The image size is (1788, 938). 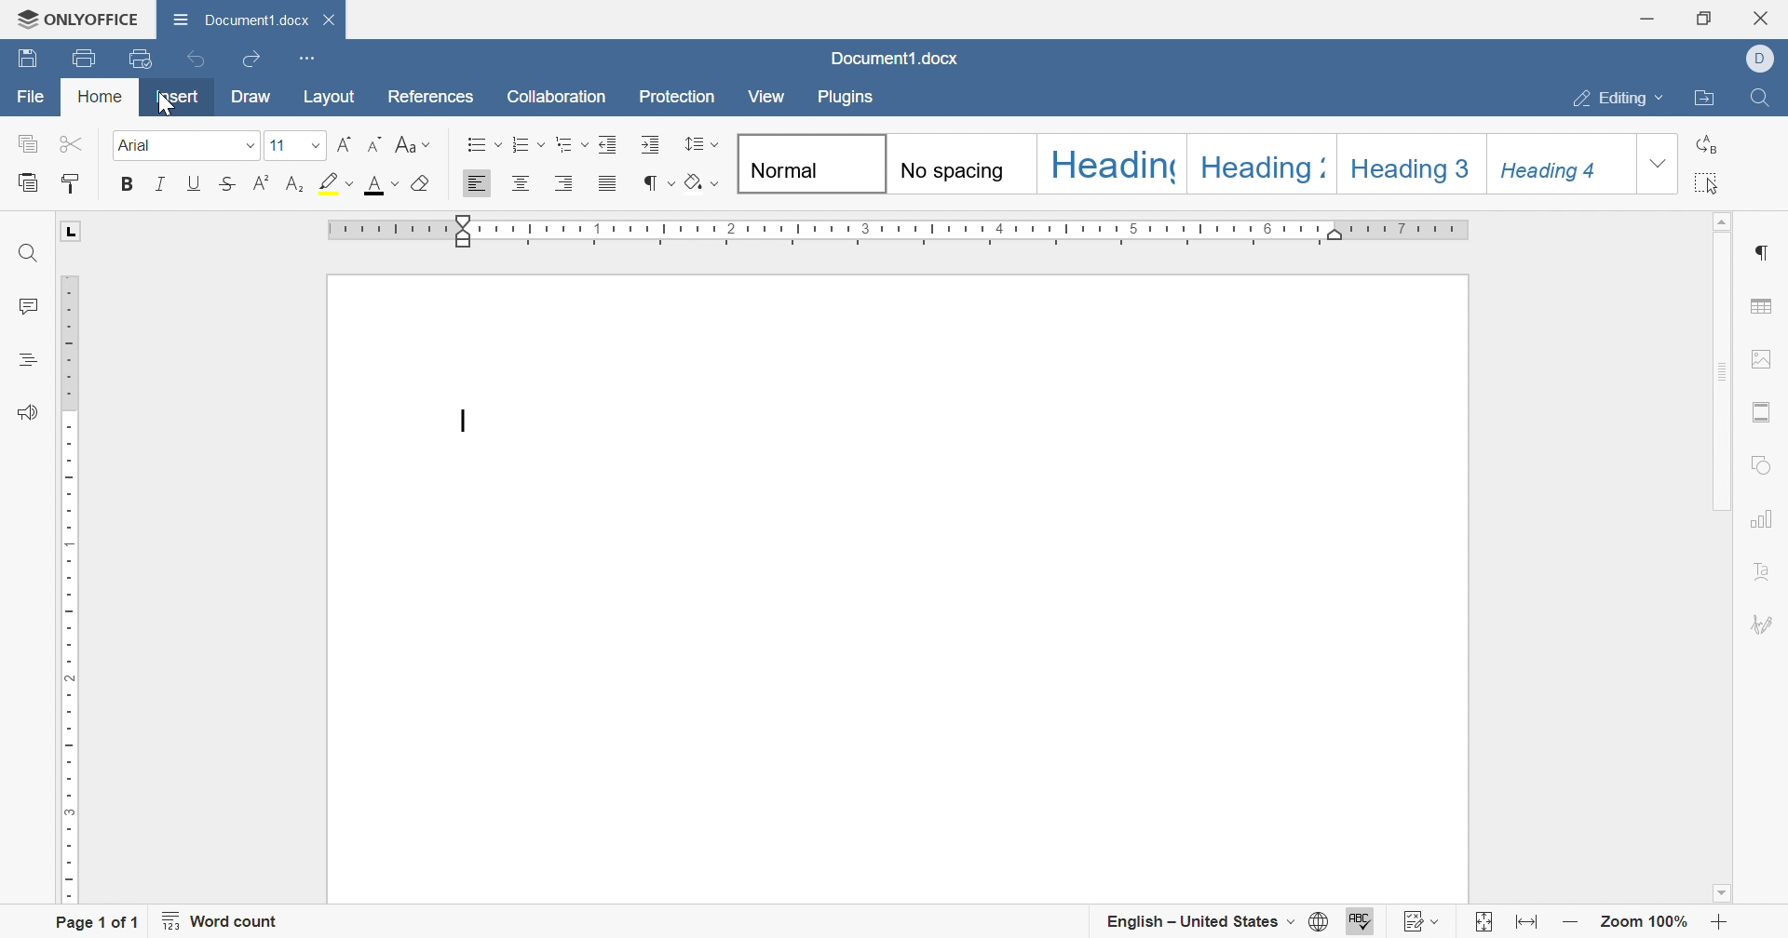 I want to click on Ruler, so click(x=898, y=234).